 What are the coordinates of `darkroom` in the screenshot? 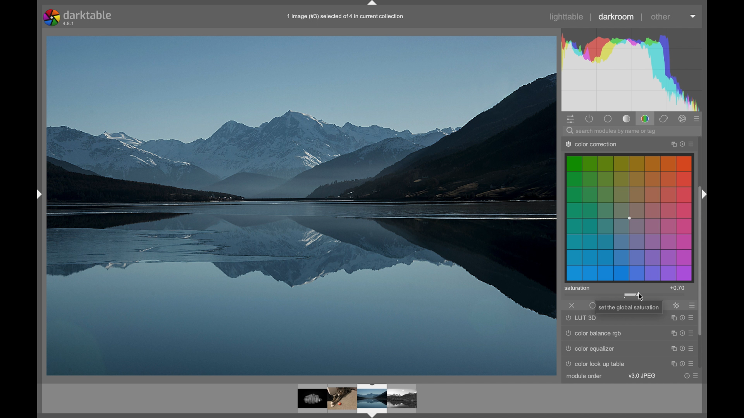 It's located at (617, 17).